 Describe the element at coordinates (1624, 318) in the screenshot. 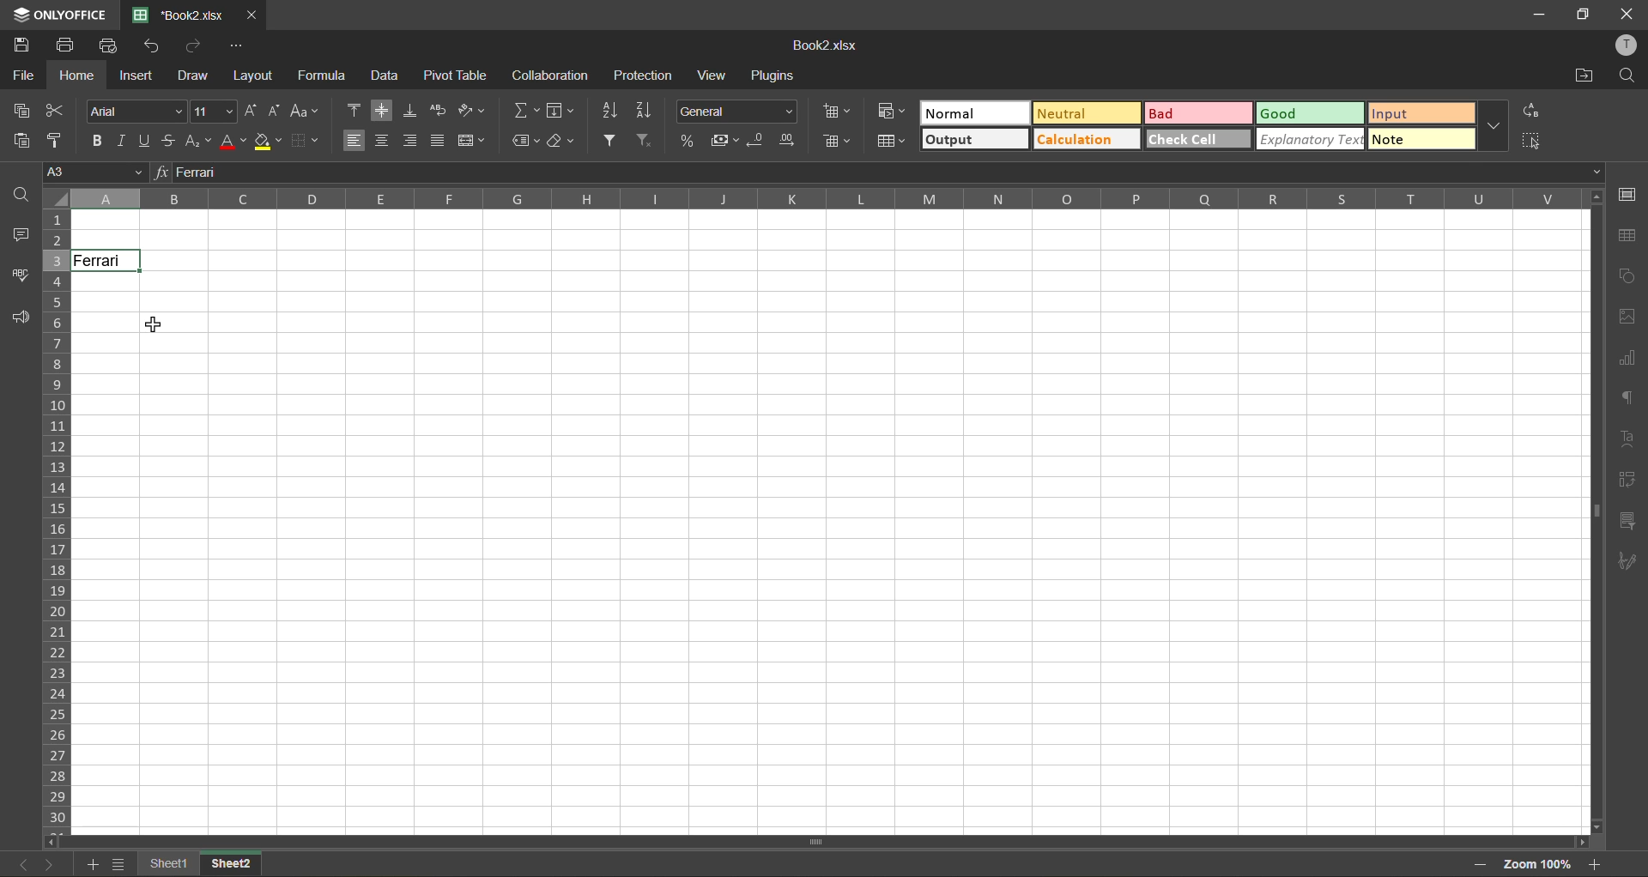

I see `images` at that location.